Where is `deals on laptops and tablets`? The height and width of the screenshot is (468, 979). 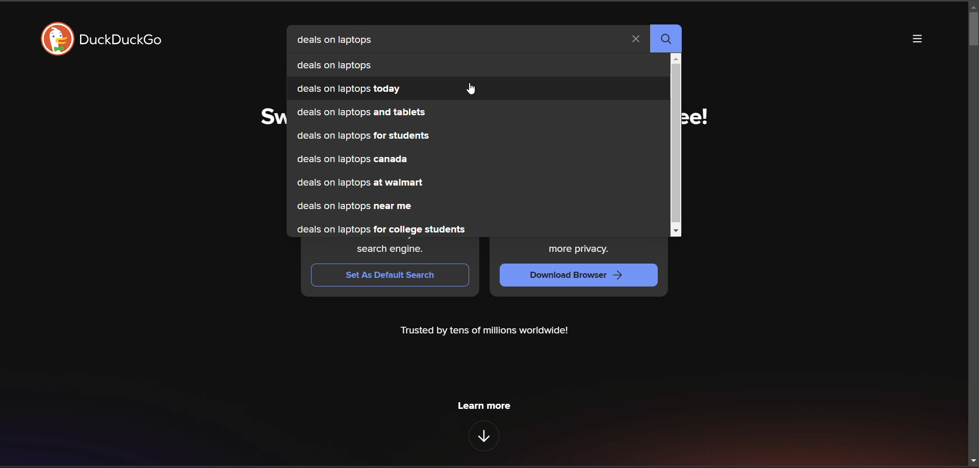
deals on laptops and tablets is located at coordinates (361, 113).